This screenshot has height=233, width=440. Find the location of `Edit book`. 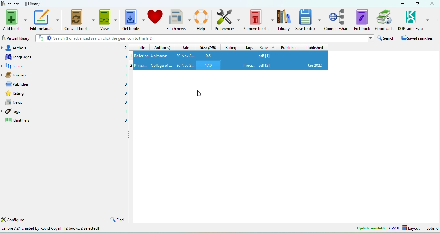

Edit book is located at coordinates (362, 20).